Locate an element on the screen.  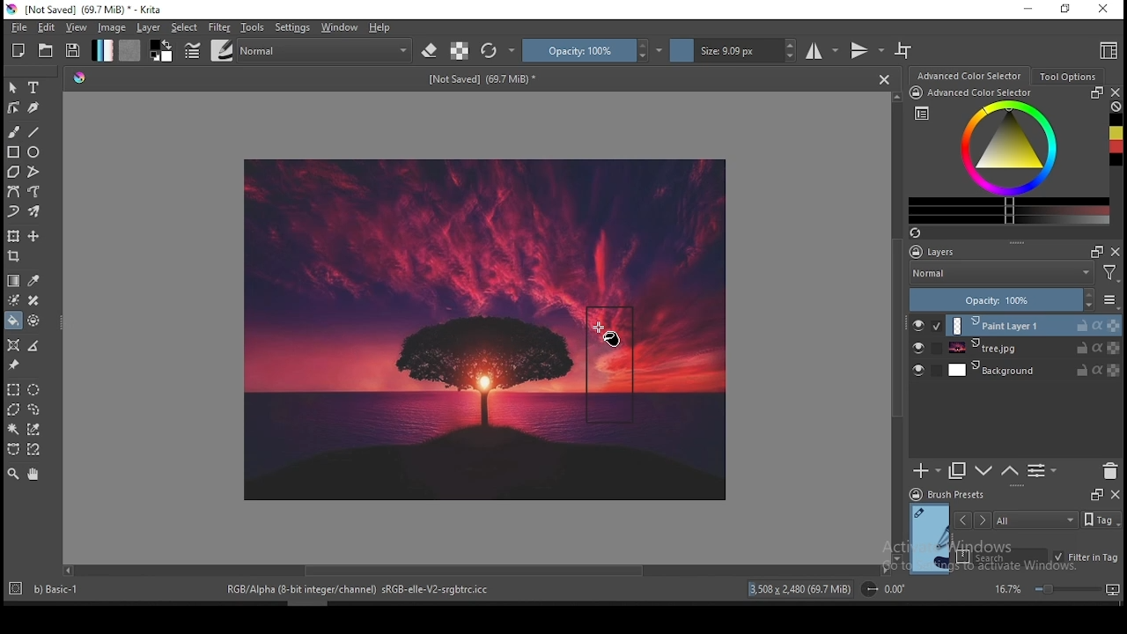
paint bucket tool is located at coordinates (15, 321).